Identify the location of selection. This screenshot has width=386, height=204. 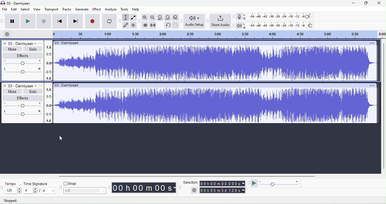
(125, 17).